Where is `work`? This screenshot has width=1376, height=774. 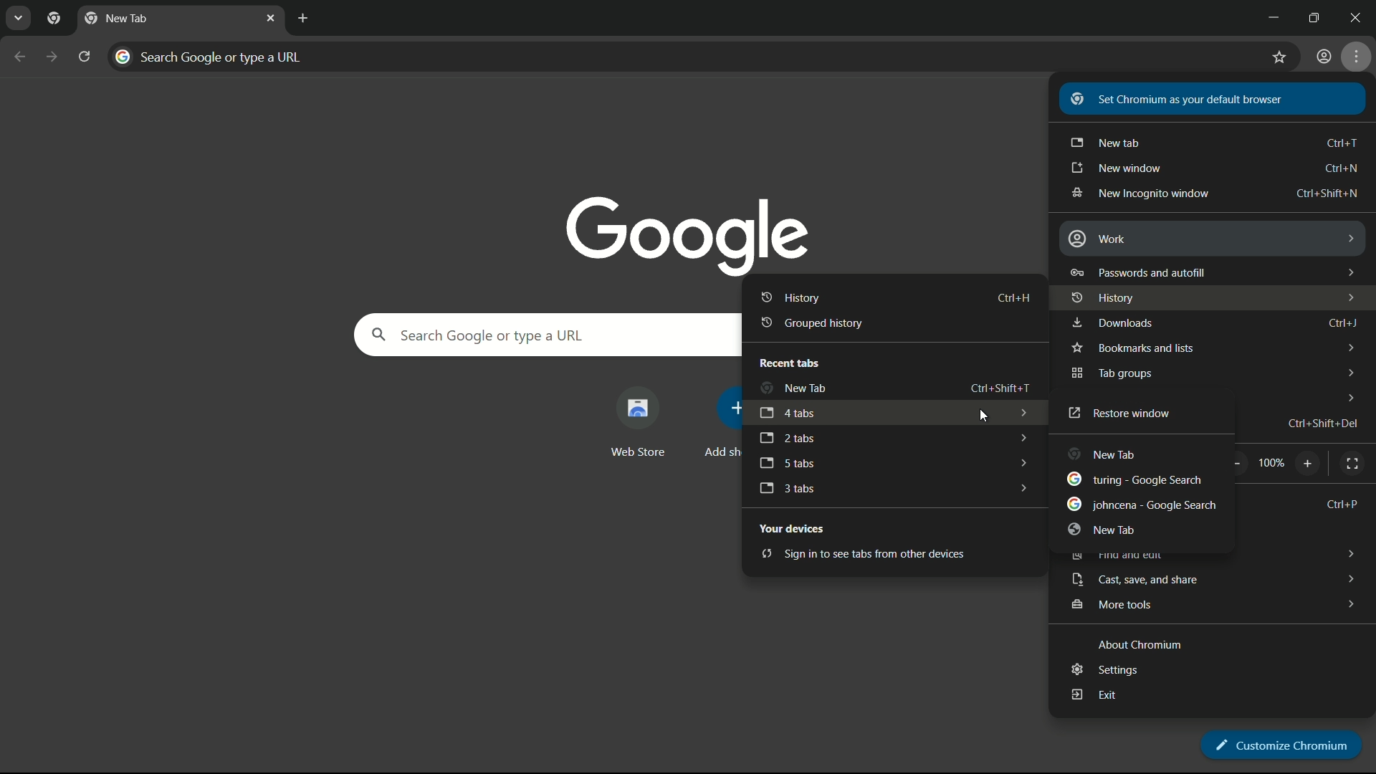
work is located at coordinates (1097, 239).